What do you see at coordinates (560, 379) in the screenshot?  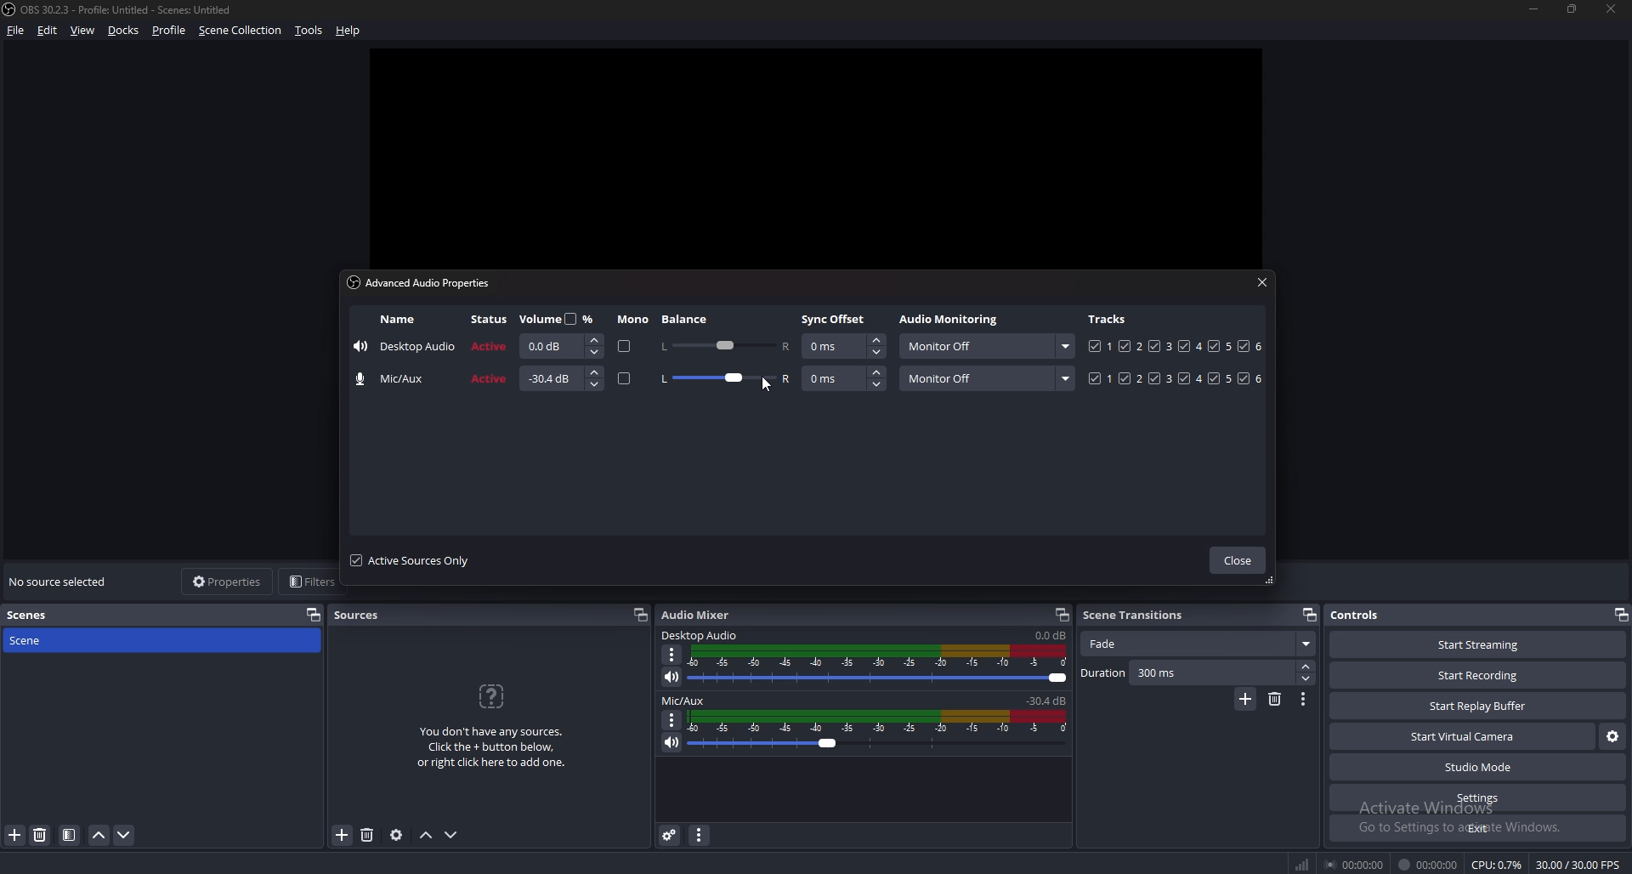 I see `volume adjust` at bounding box center [560, 379].